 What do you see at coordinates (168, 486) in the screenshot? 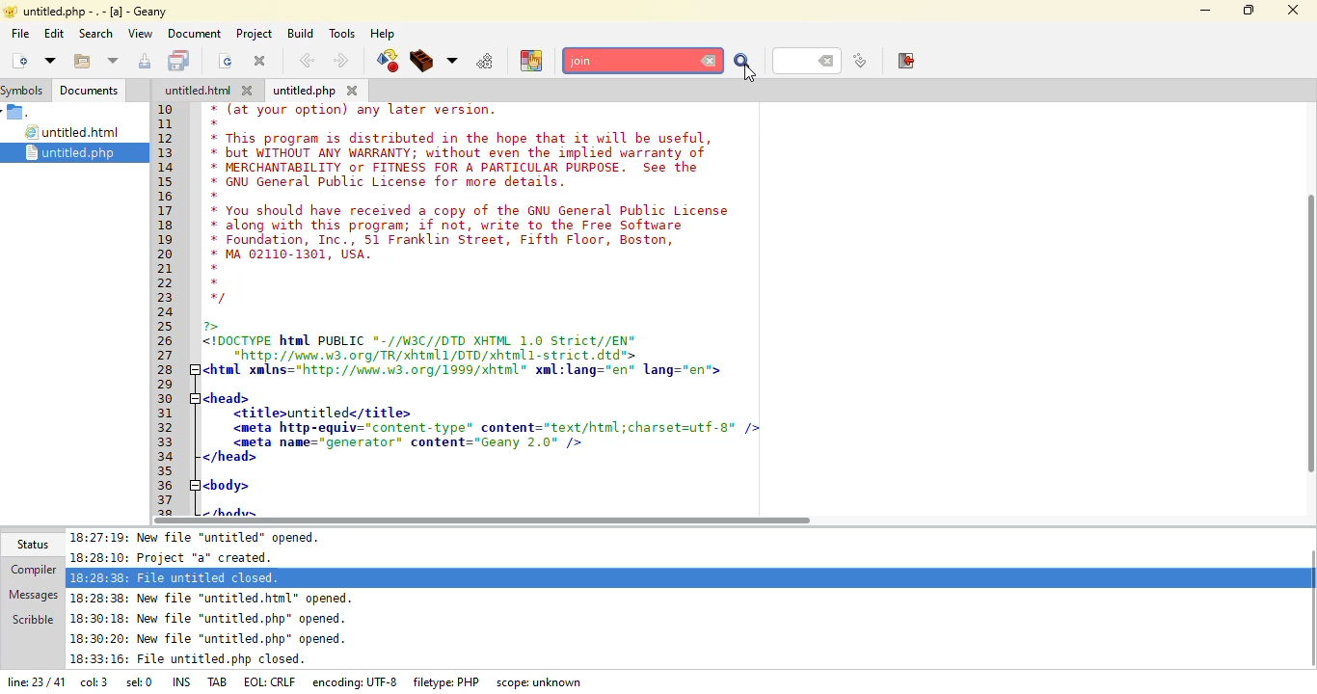
I see `36` at bounding box center [168, 486].